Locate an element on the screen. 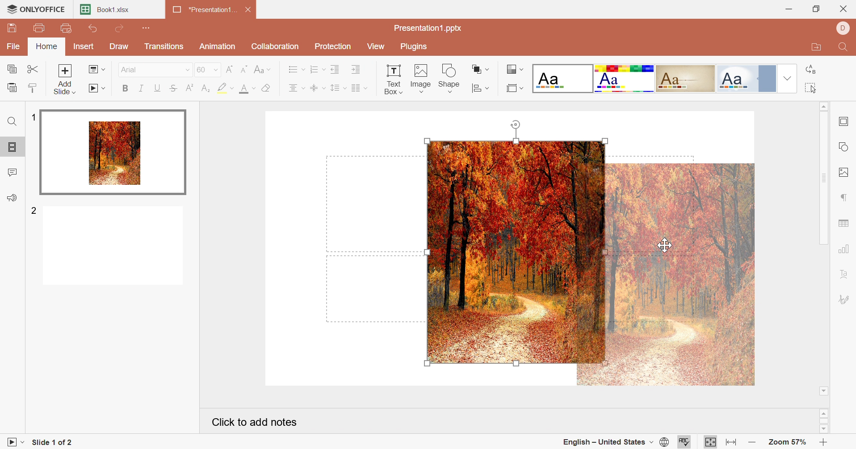 This screenshot has height=449, width=856. Home is located at coordinates (47, 47).